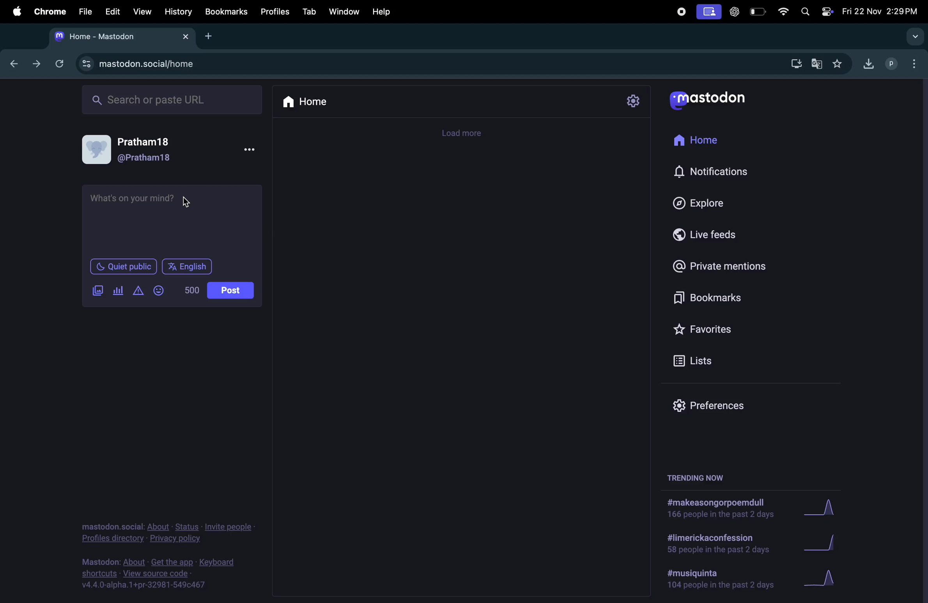 This screenshot has height=603, width=928. Describe the element at coordinates (827, 12) in the screenshot. I see `apple widgets` at that location.